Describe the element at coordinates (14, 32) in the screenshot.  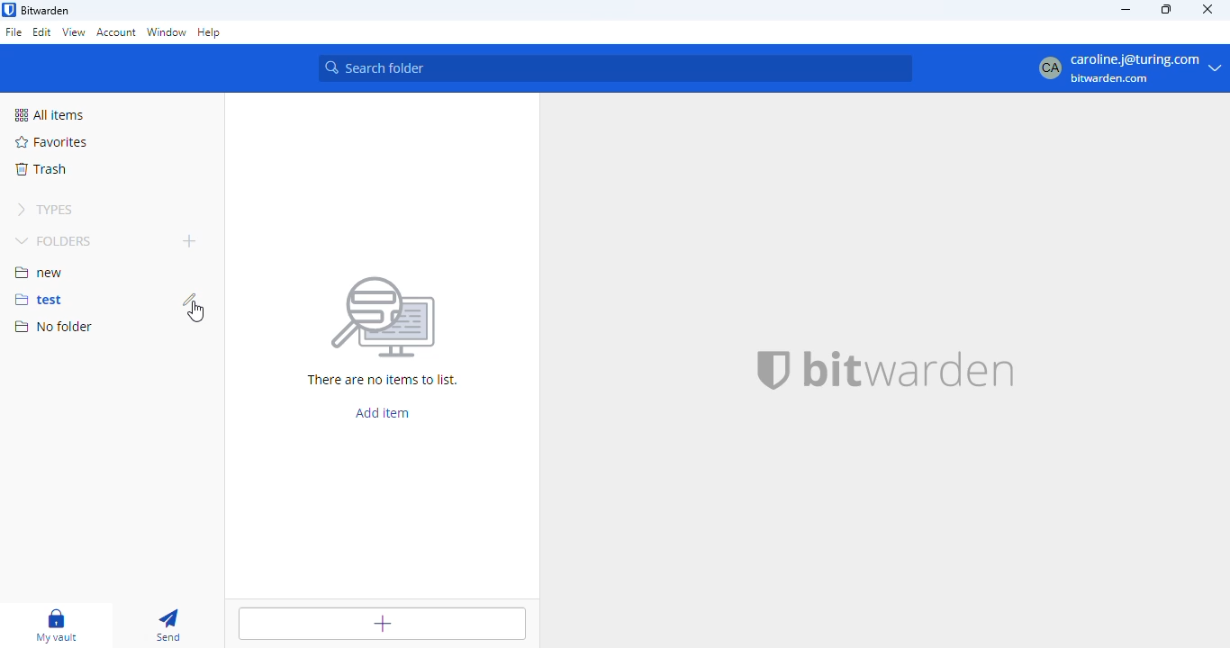
I see `file` at that location.